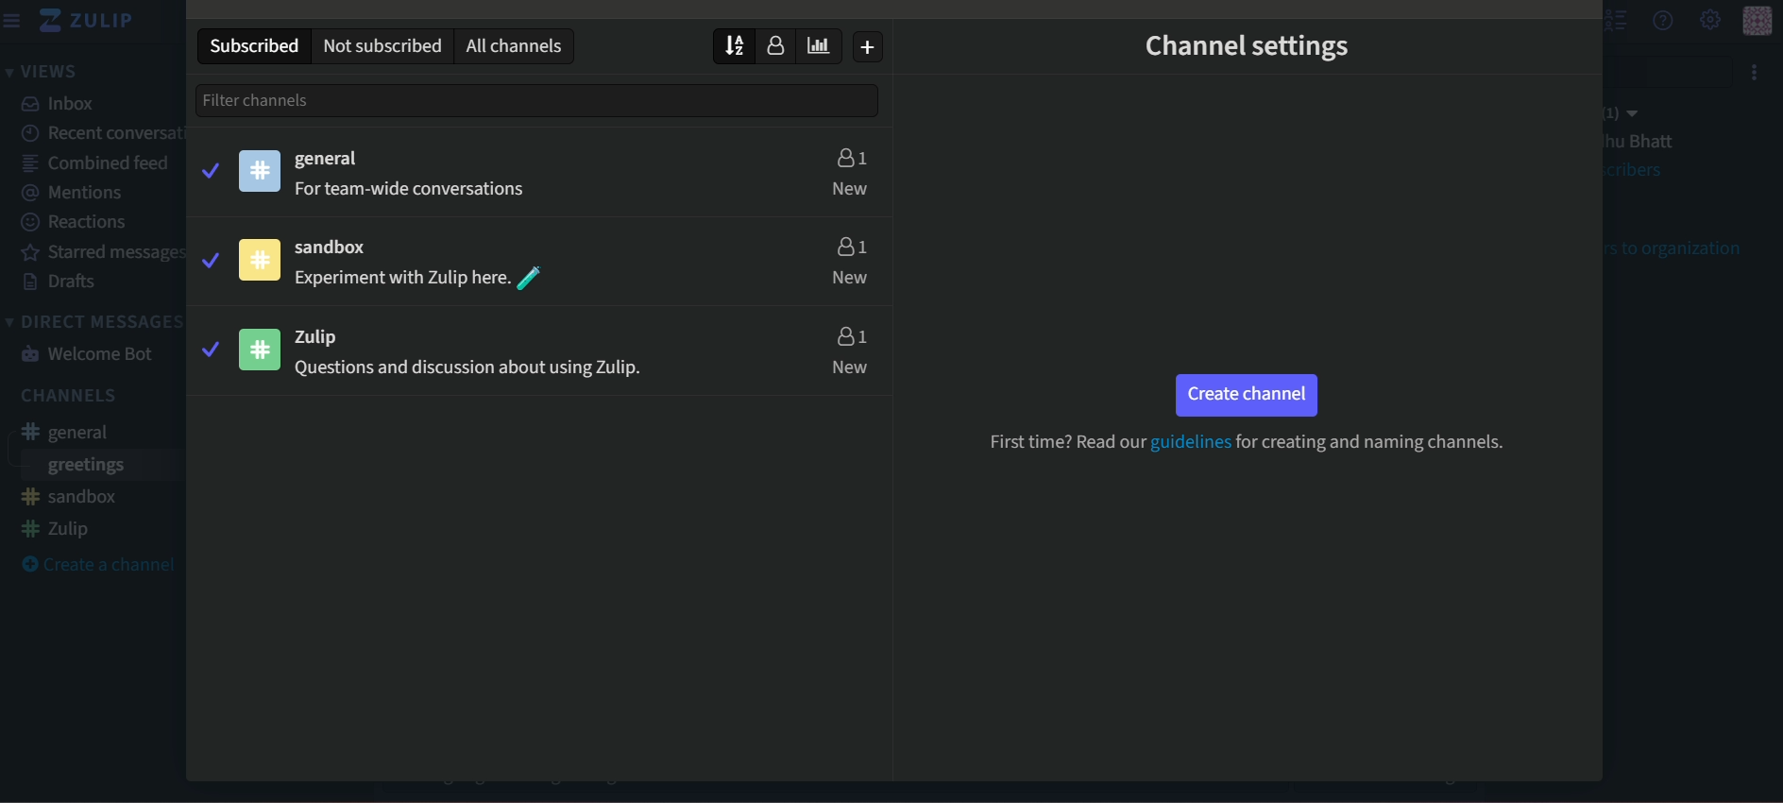  What do you see at coordinates (1248, 395) in the screenshot?
I see `button` at bounding box center [1248, 395].